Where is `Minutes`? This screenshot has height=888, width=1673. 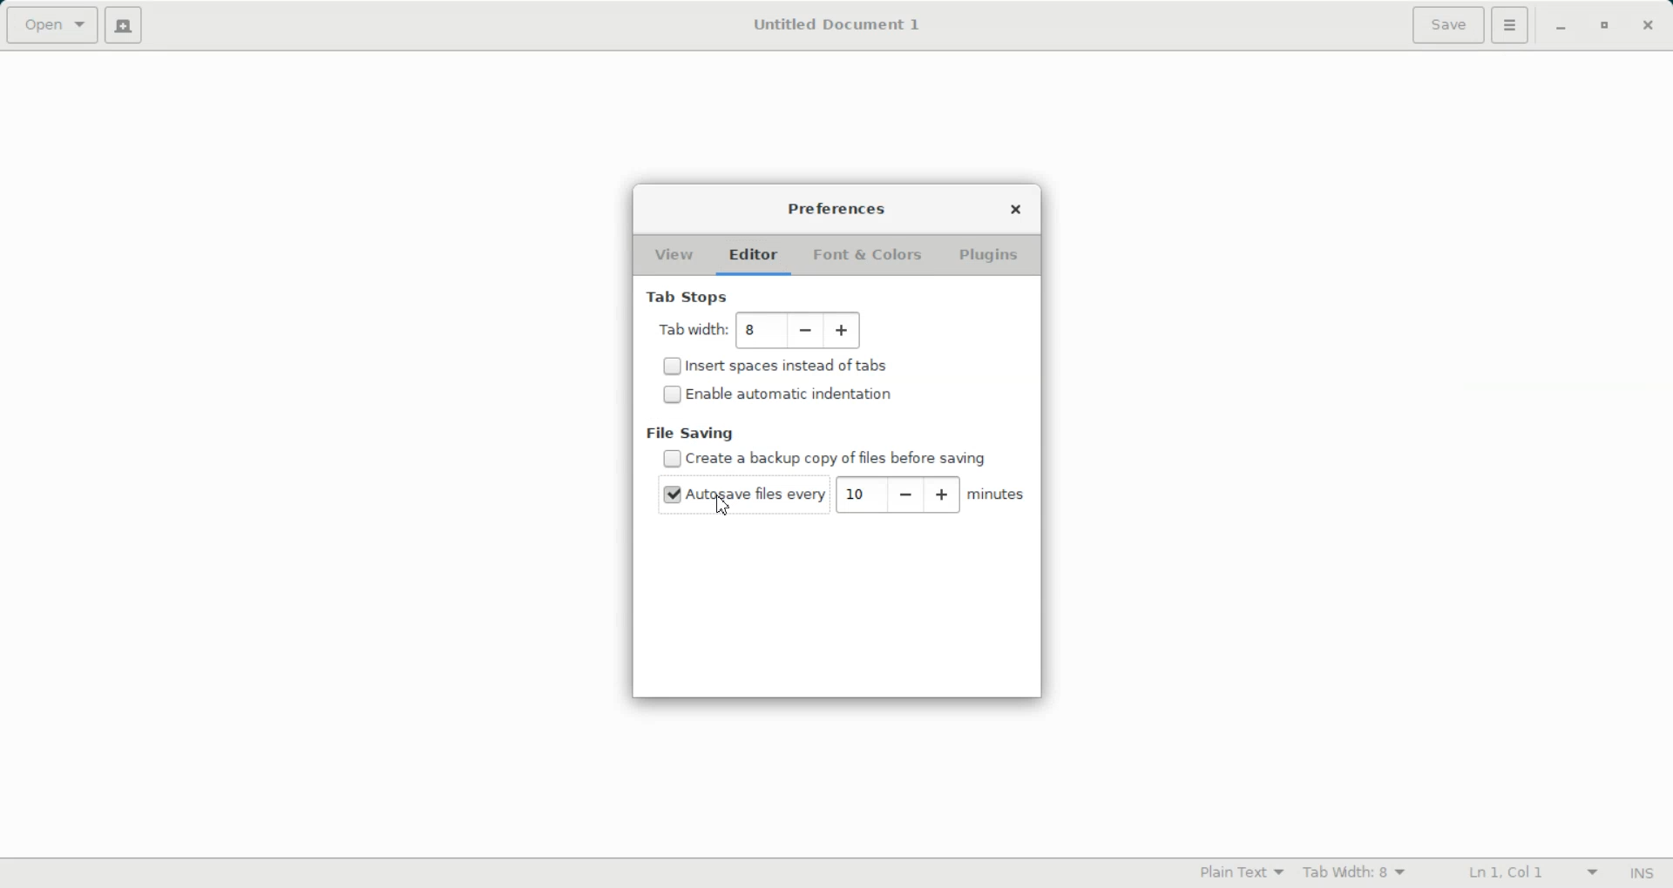
Minutes is located at coordinates (996, 495).